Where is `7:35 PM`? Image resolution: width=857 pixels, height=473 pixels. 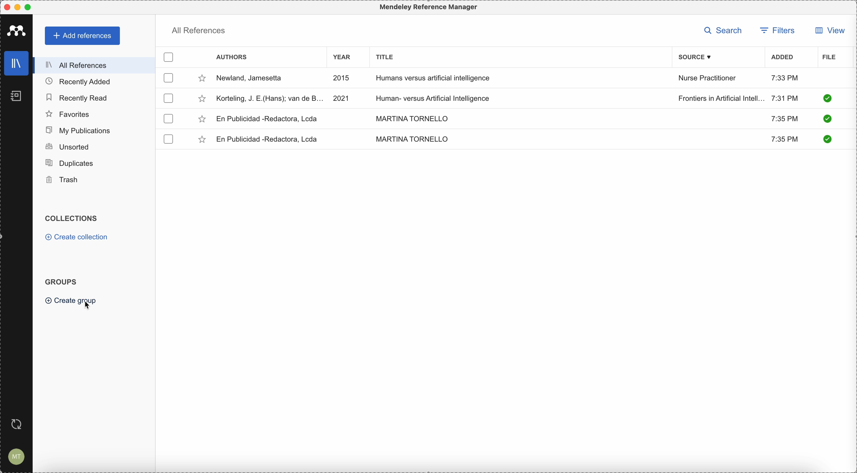
7:35 PM is located at coordinates (786, 140).